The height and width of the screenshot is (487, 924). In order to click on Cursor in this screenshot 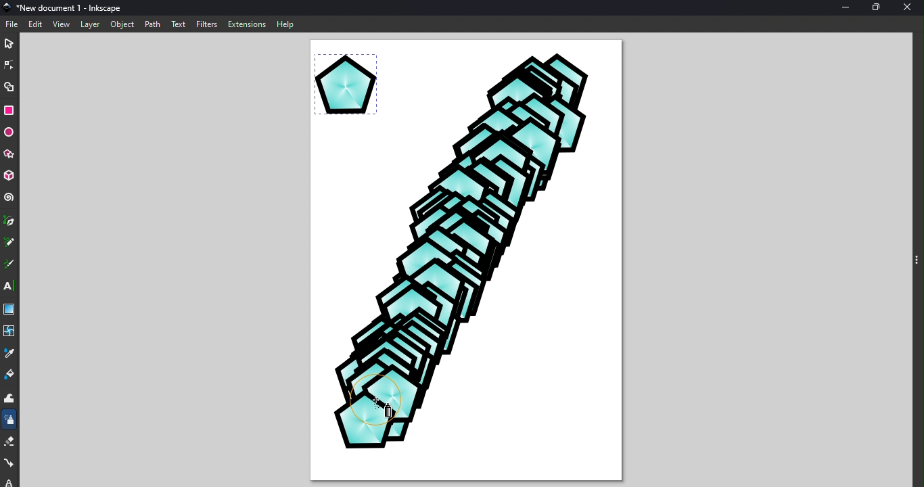, I will do `click(386, 413)`.